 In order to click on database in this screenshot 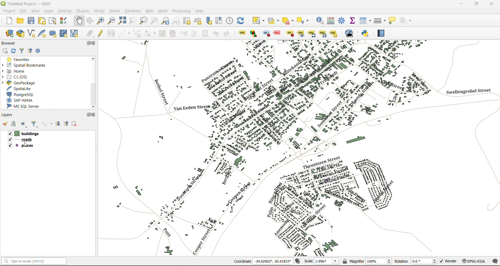, I will do `click(133, 11)`.